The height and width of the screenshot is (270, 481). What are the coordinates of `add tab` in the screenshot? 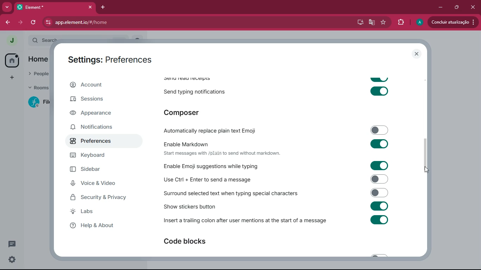 It's located at (101, 7).